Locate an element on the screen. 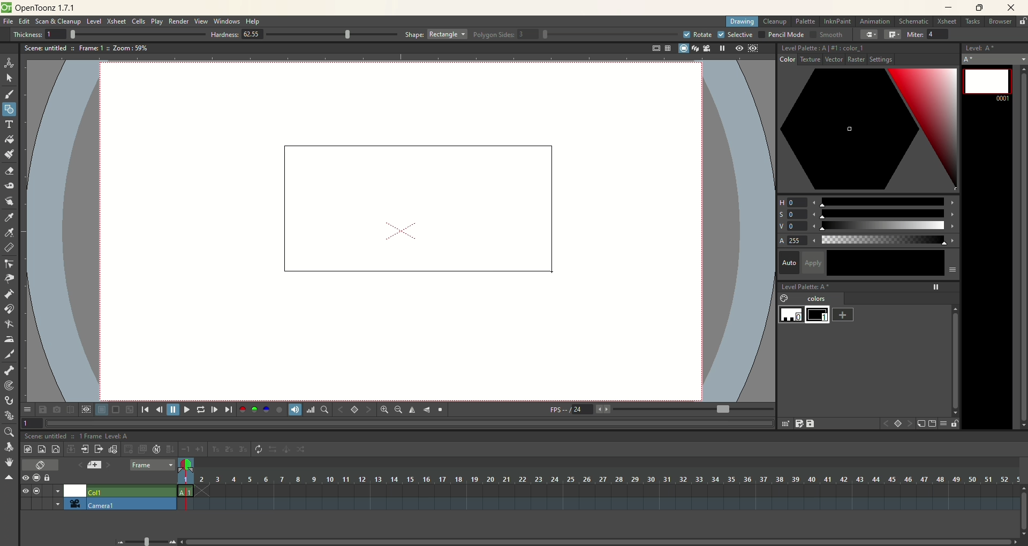 The width and height of the screenshot is (1028, 546). eraser tool is located at coordinates (9, 172).